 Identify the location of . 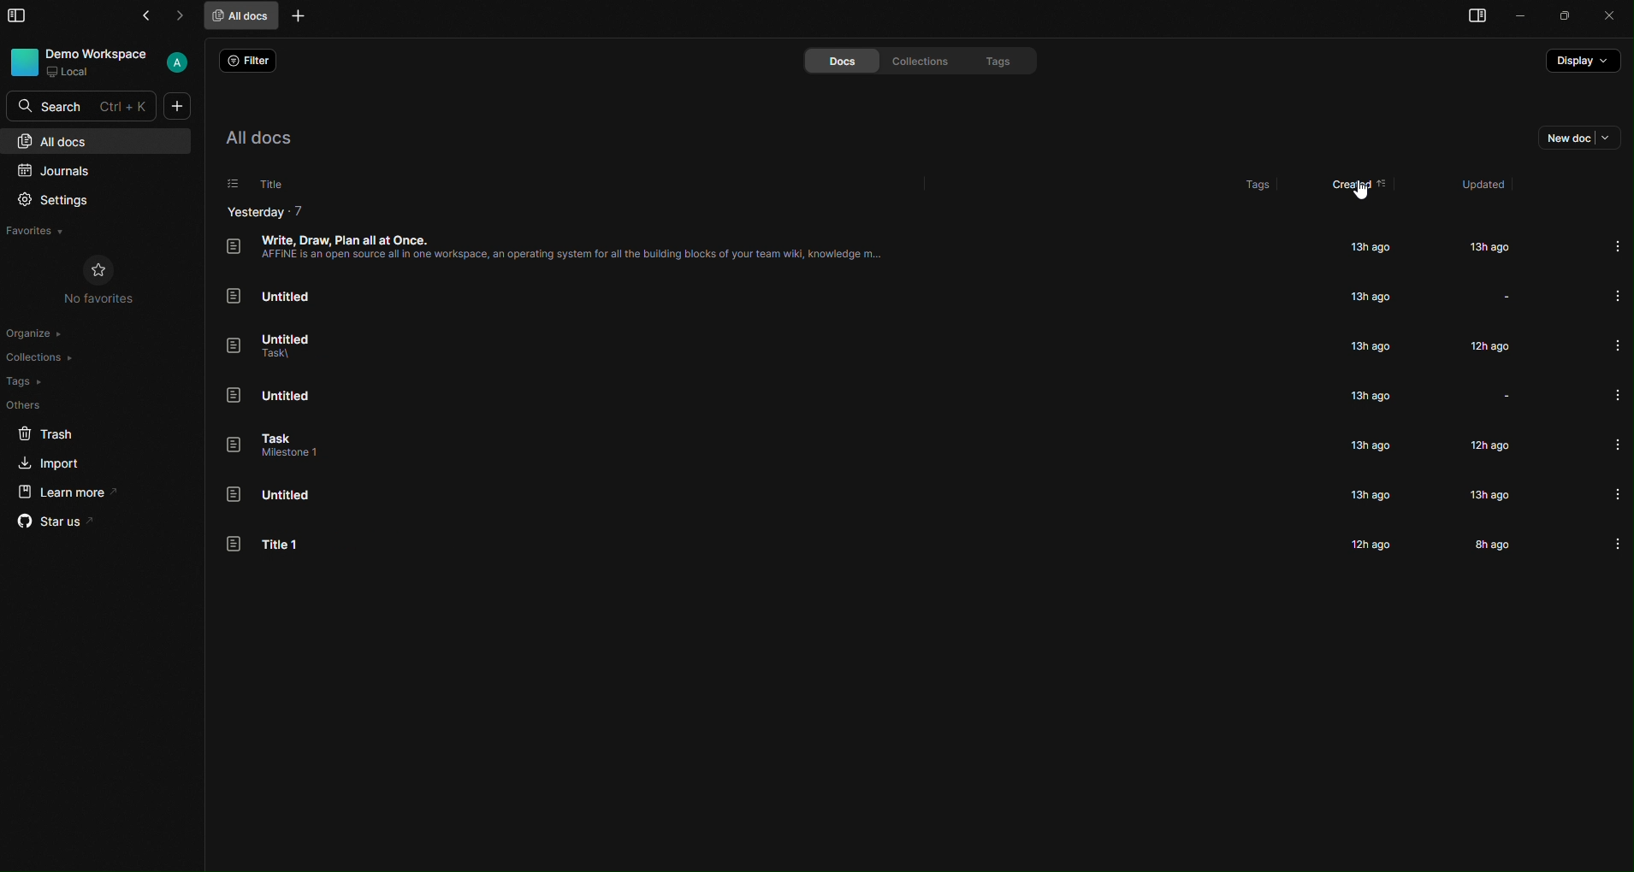
(268, 494).